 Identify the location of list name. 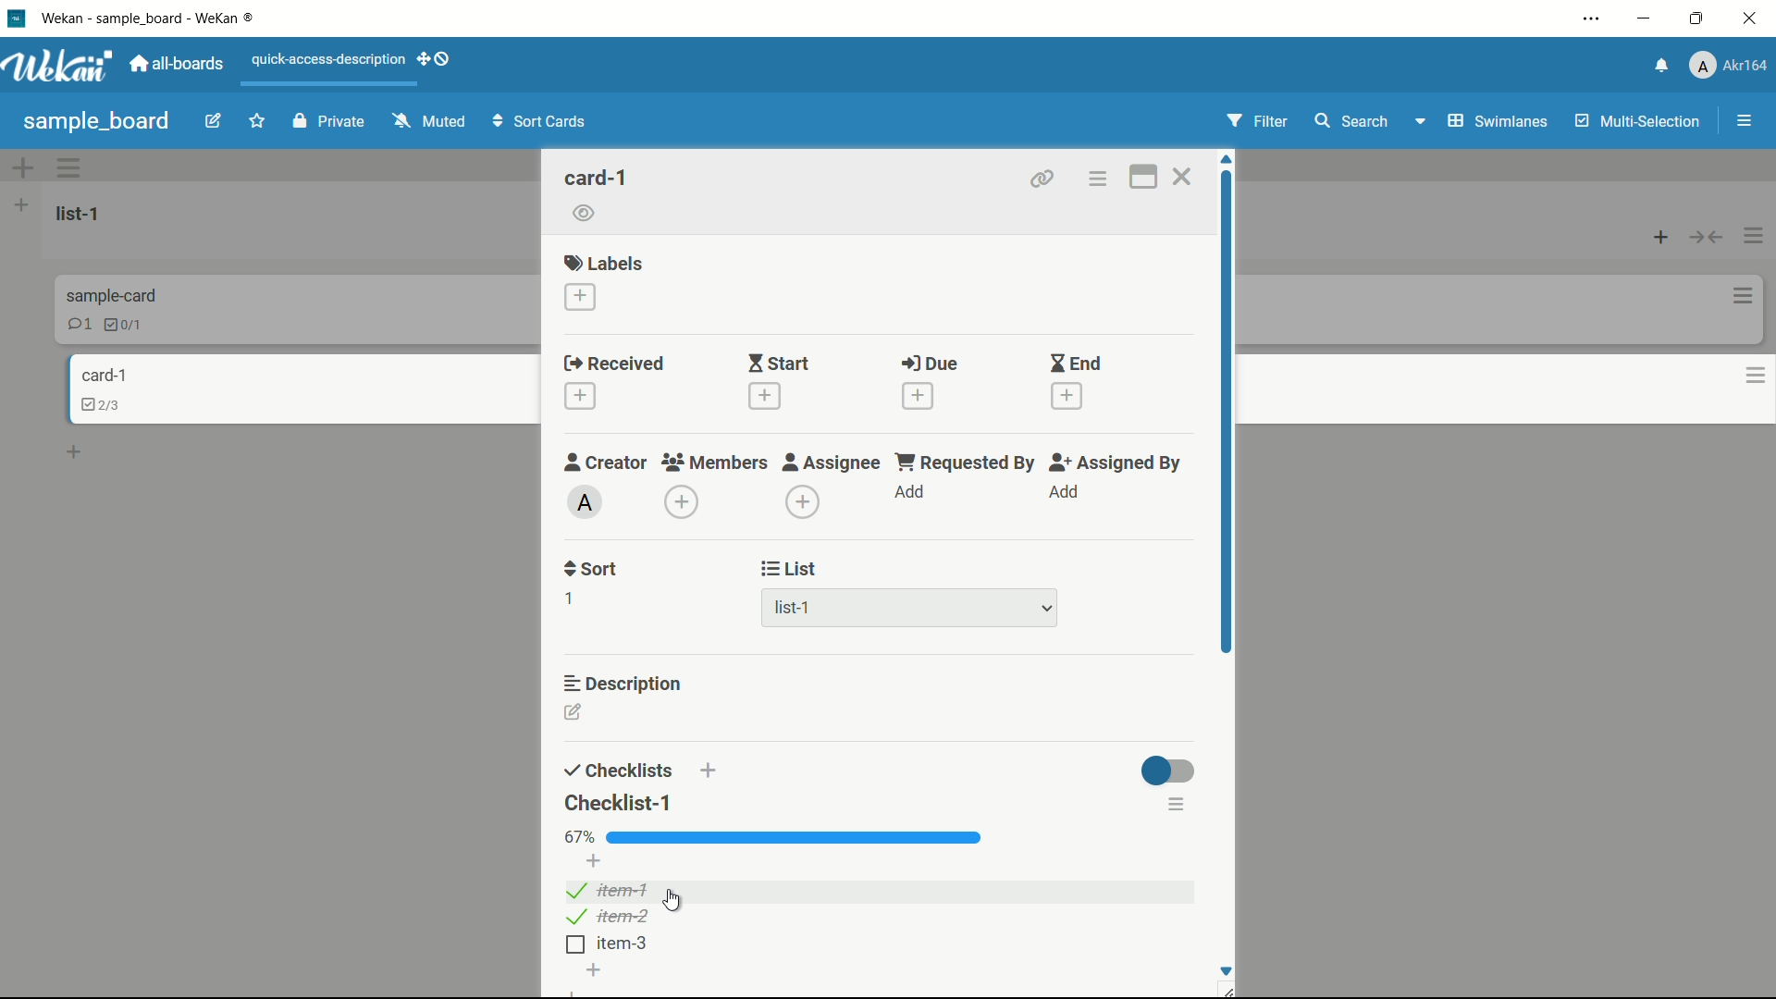
(84, 214).